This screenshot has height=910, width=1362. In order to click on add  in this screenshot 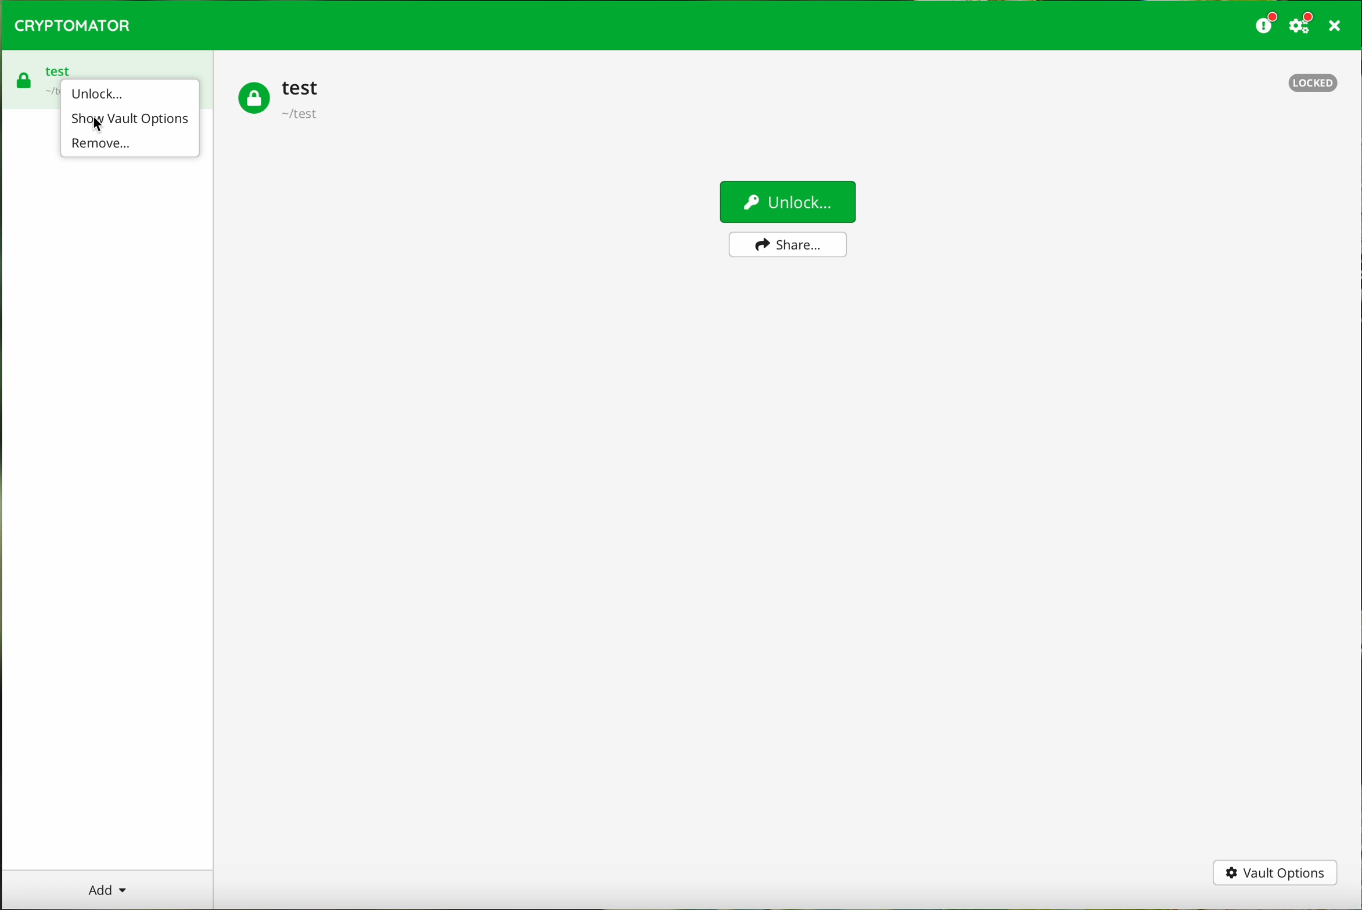, I will do `click(106, 889)`.